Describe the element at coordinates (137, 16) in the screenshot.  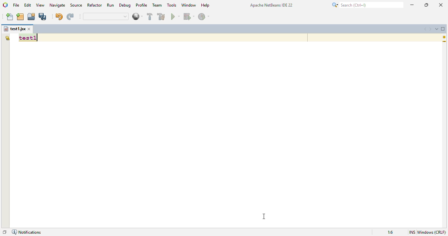
I see `web browser` at that location.